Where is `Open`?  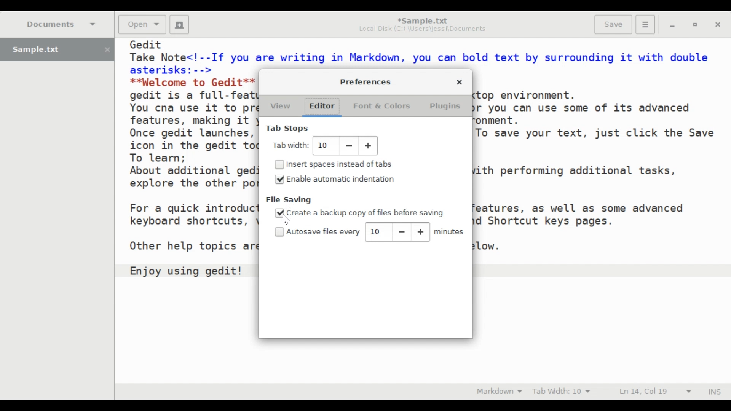 Open is located at coordinates (141, 24).